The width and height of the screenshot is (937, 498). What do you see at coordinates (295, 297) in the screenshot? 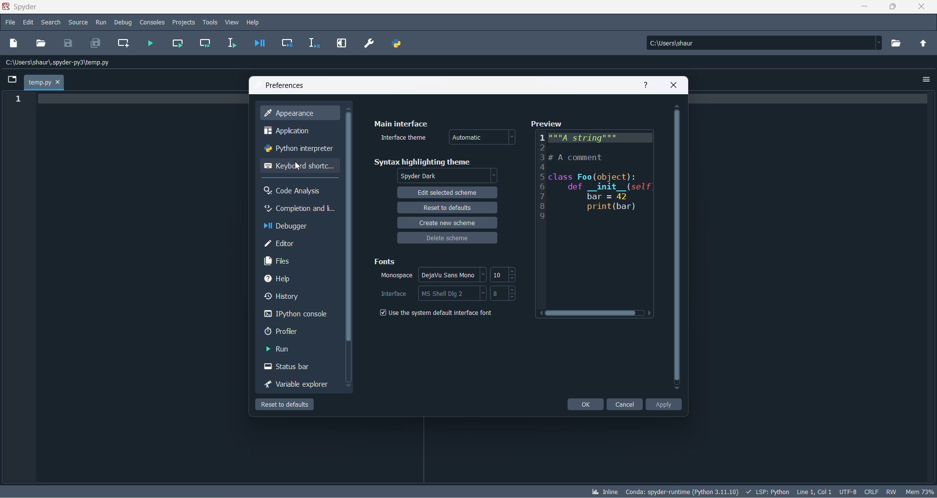
I see `history` at bounding box center [295, 297].